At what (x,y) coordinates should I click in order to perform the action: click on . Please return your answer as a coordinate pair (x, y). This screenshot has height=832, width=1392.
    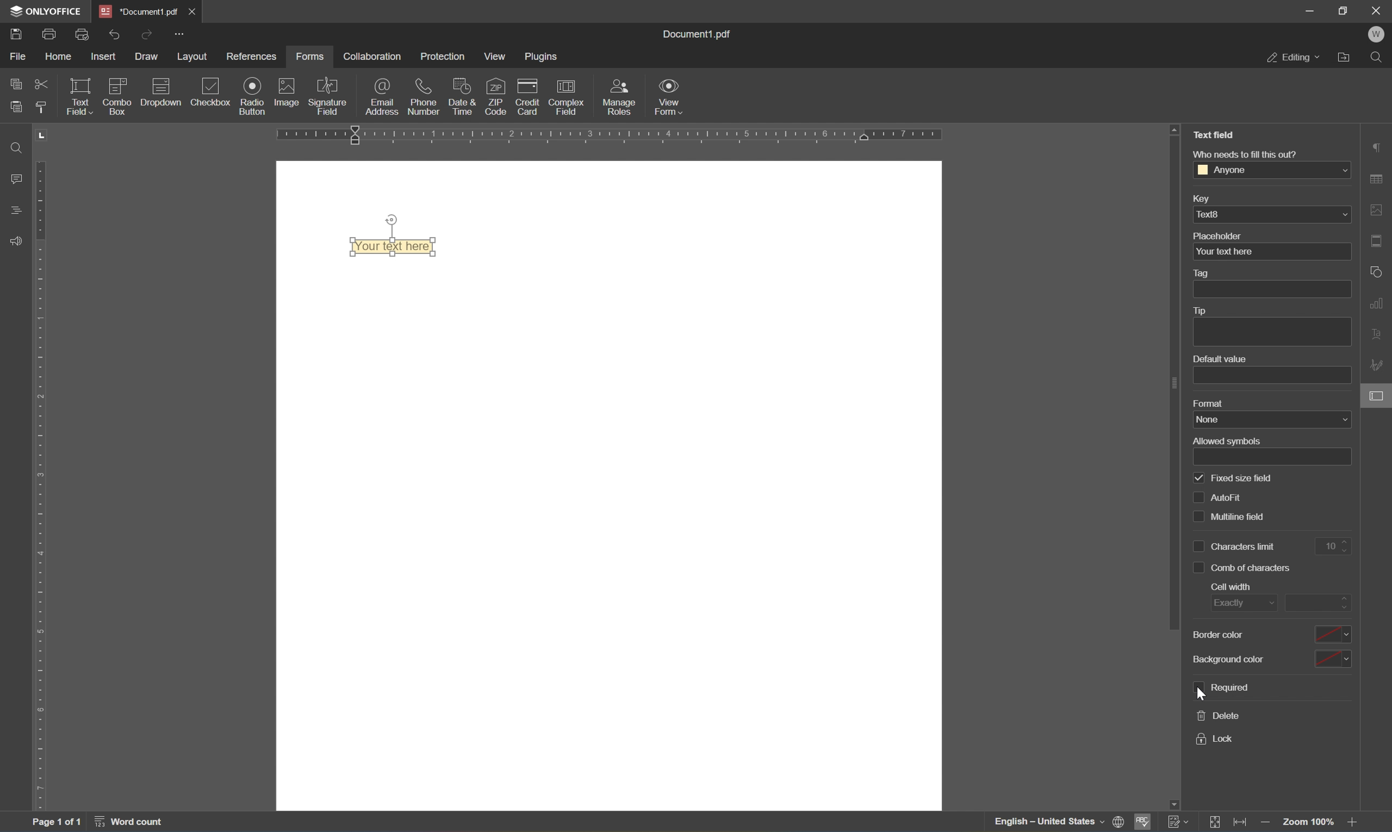
    Looking at the image, I should click on (213, 95).